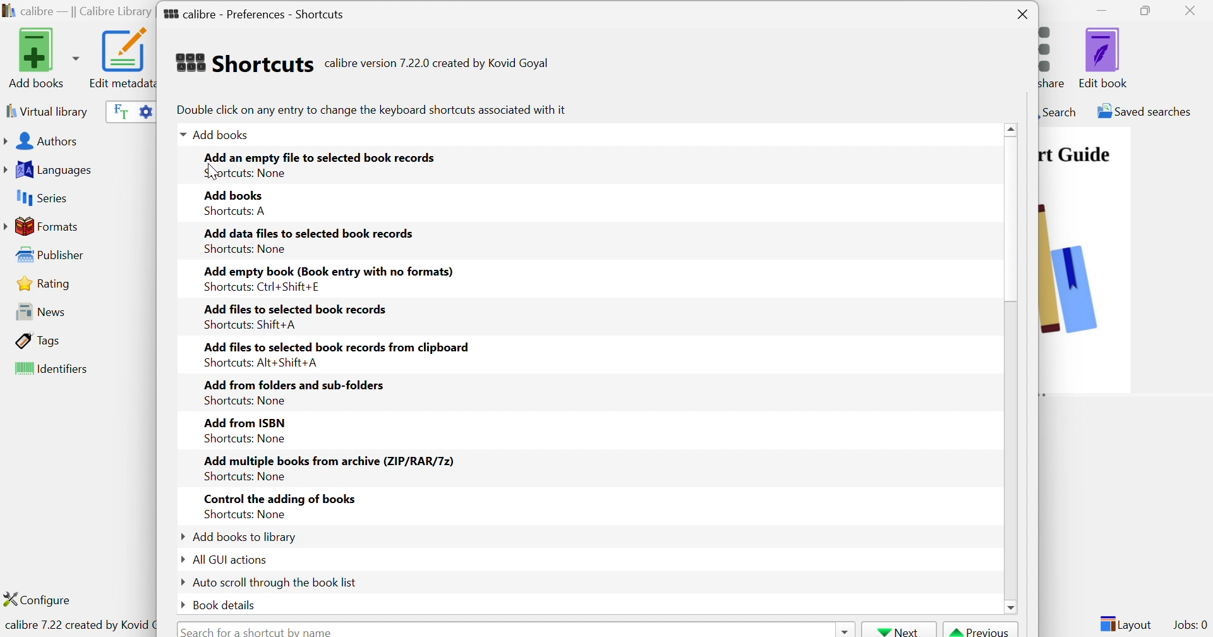 The height and width of the screenshot is (637, 1213). I want to click on Shortcuts: Alt+Shift+A, so click(263, 363).